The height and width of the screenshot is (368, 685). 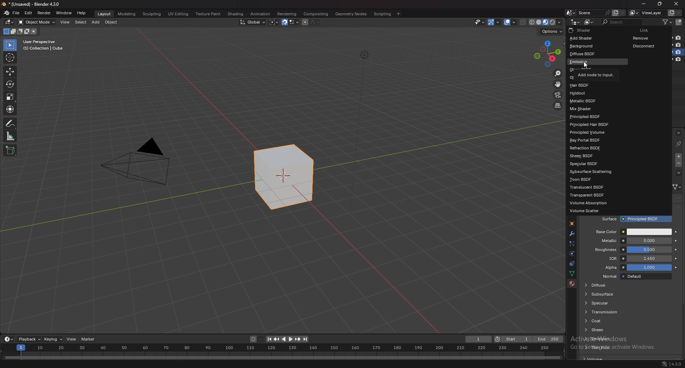 I want to click on toggle pin id, so click(x=678, y=144).